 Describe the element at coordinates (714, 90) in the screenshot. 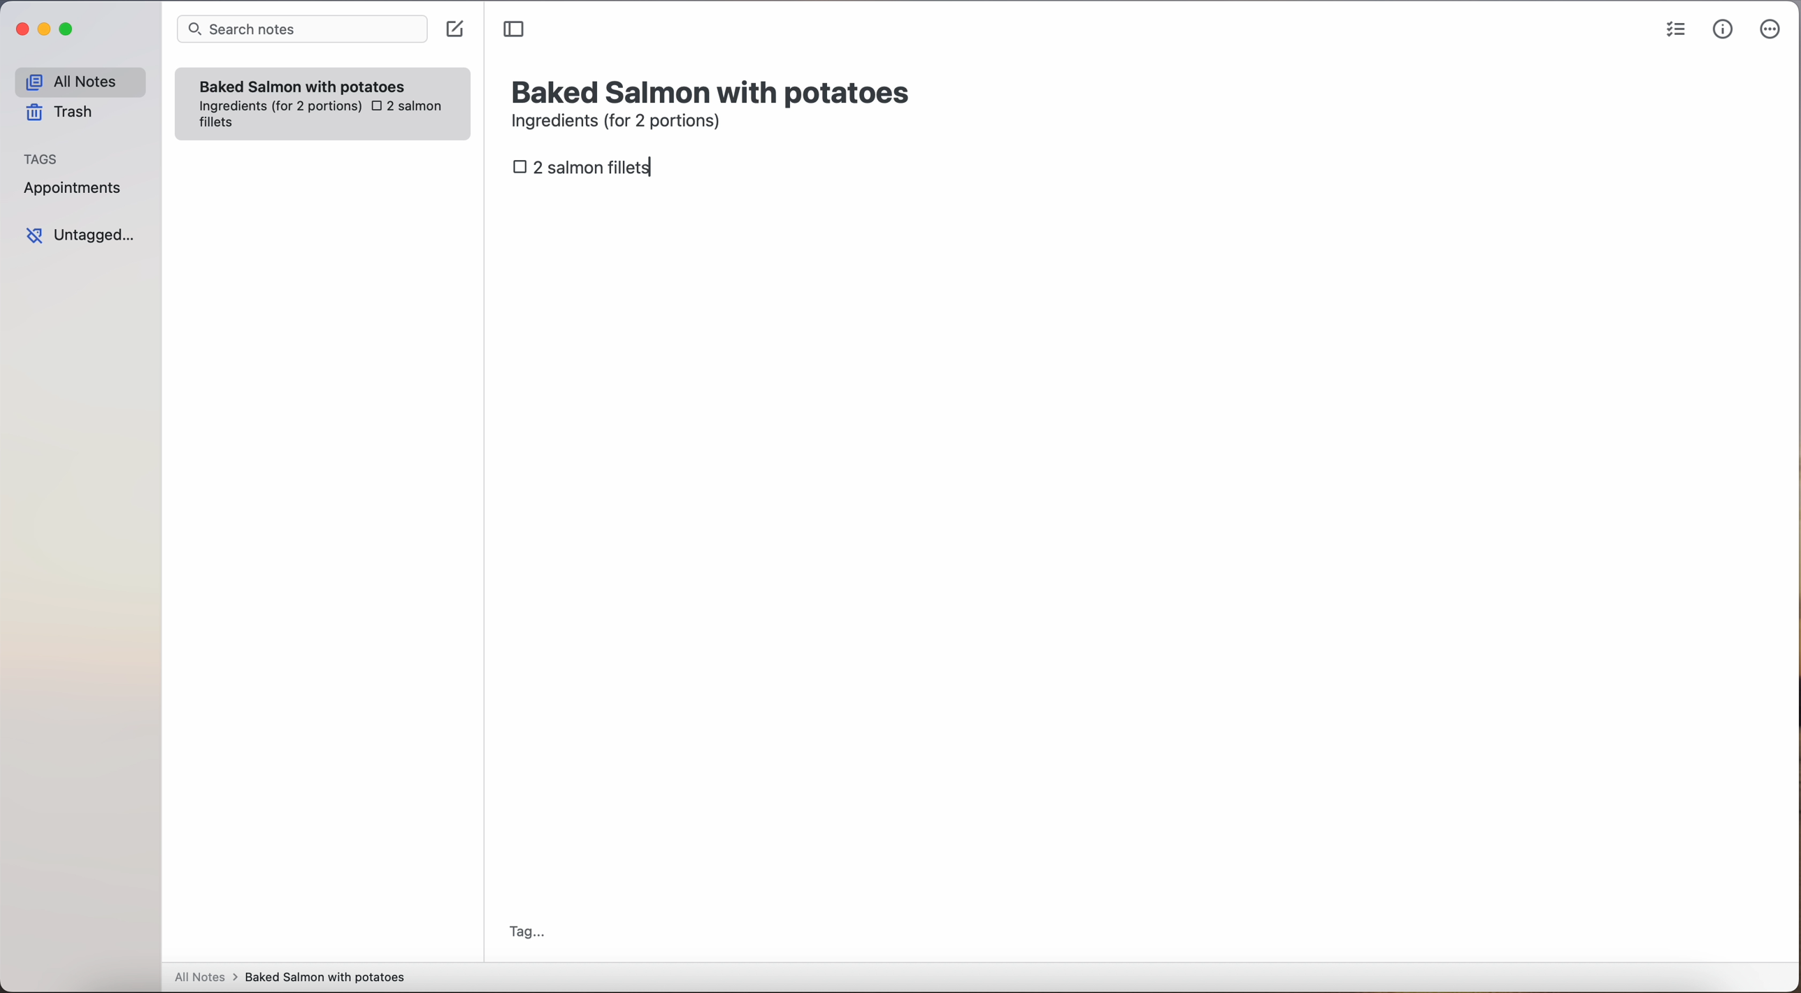

I see `title` at that location.